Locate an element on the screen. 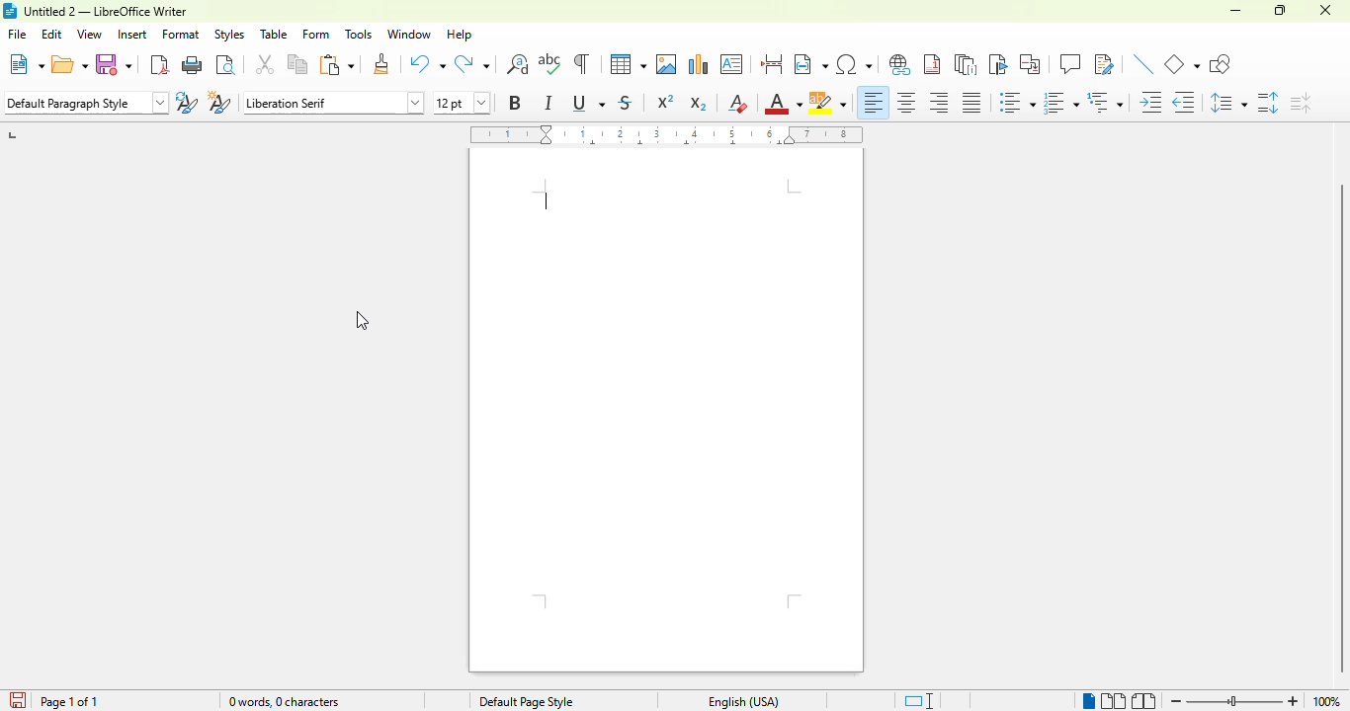 The height and width of the screenshot is (711, 1350). insert field is located at coordinates (810, 64).